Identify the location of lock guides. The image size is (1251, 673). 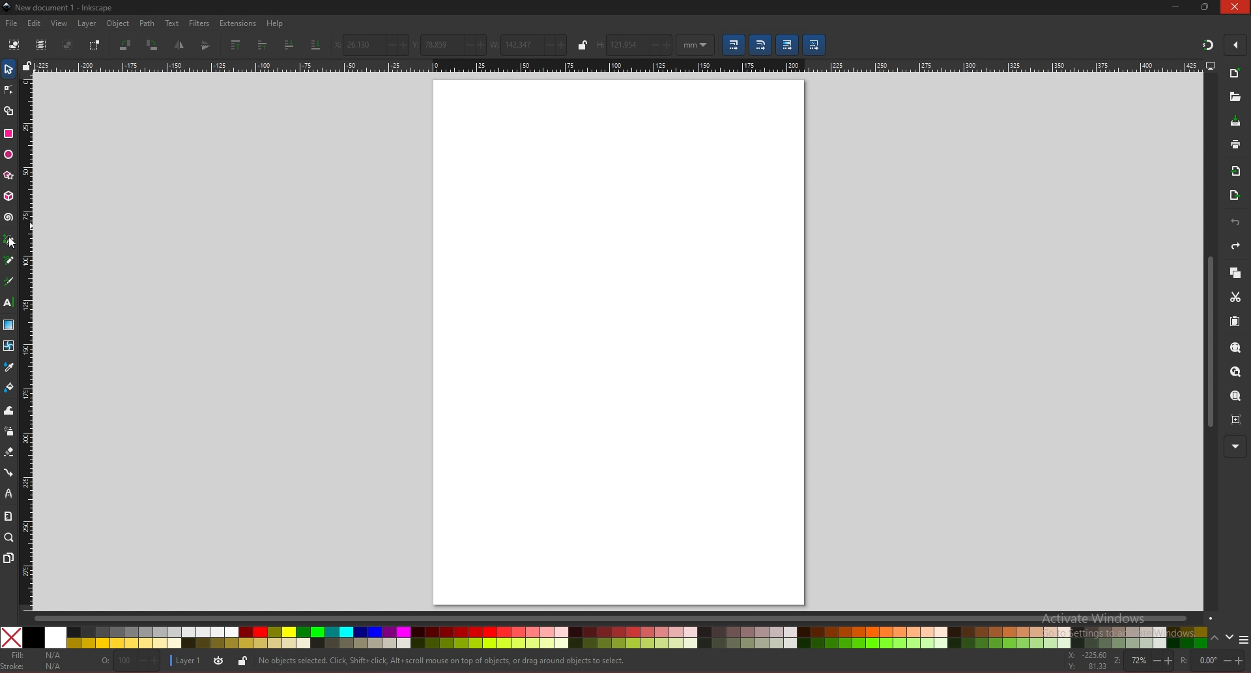
(27, 66).